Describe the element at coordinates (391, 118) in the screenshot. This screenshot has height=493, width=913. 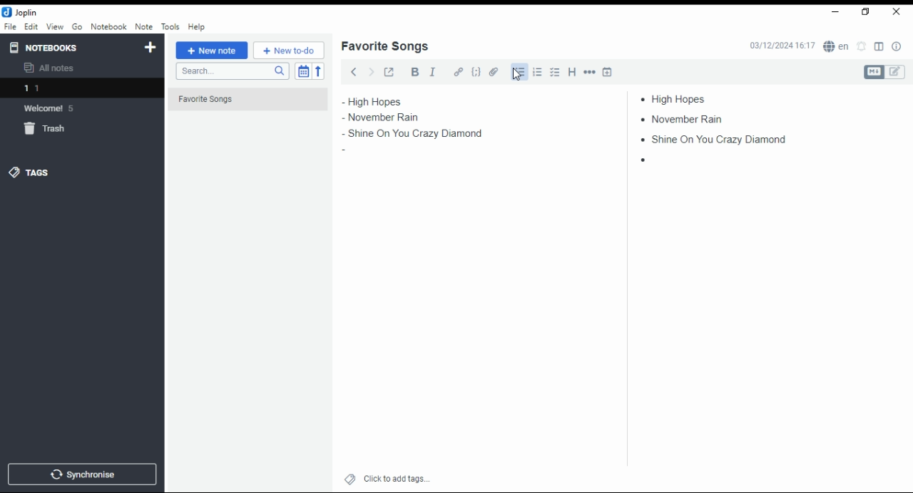
I see `november rain` at that location.